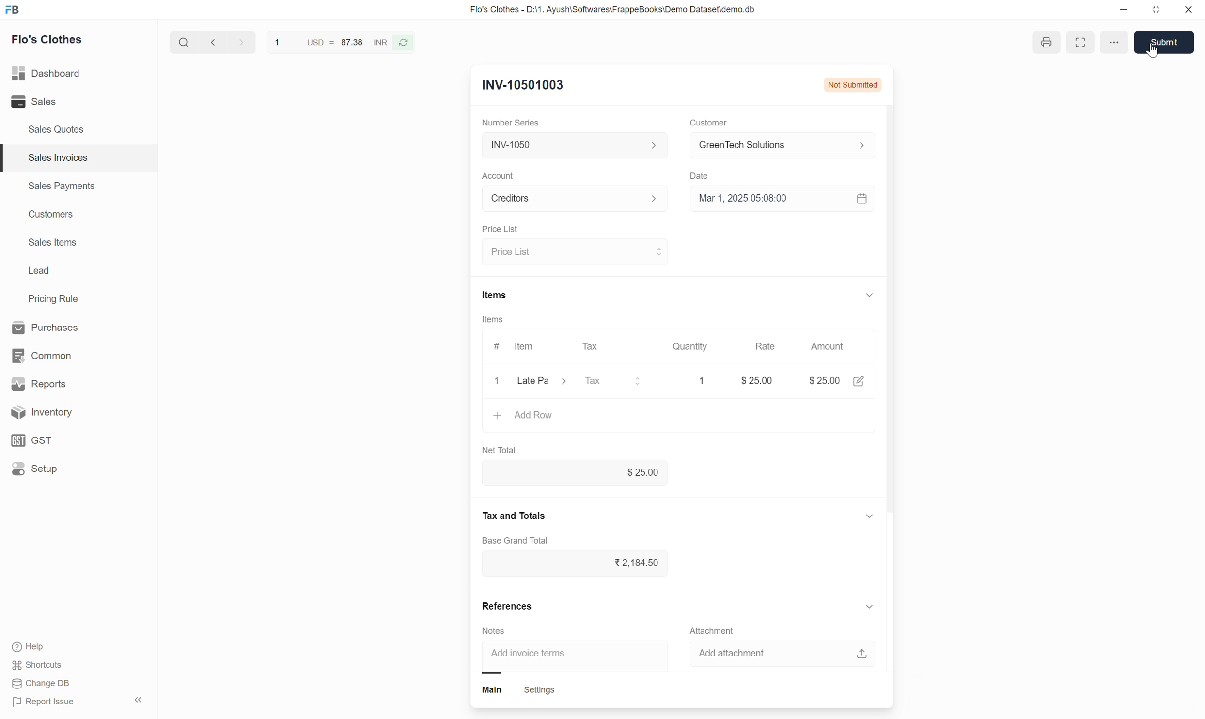 The height and width of the screenshot is (719, 1205). Describe the element at coordinates (239, 44) in the screenshot. I see `go forward ` at that location.